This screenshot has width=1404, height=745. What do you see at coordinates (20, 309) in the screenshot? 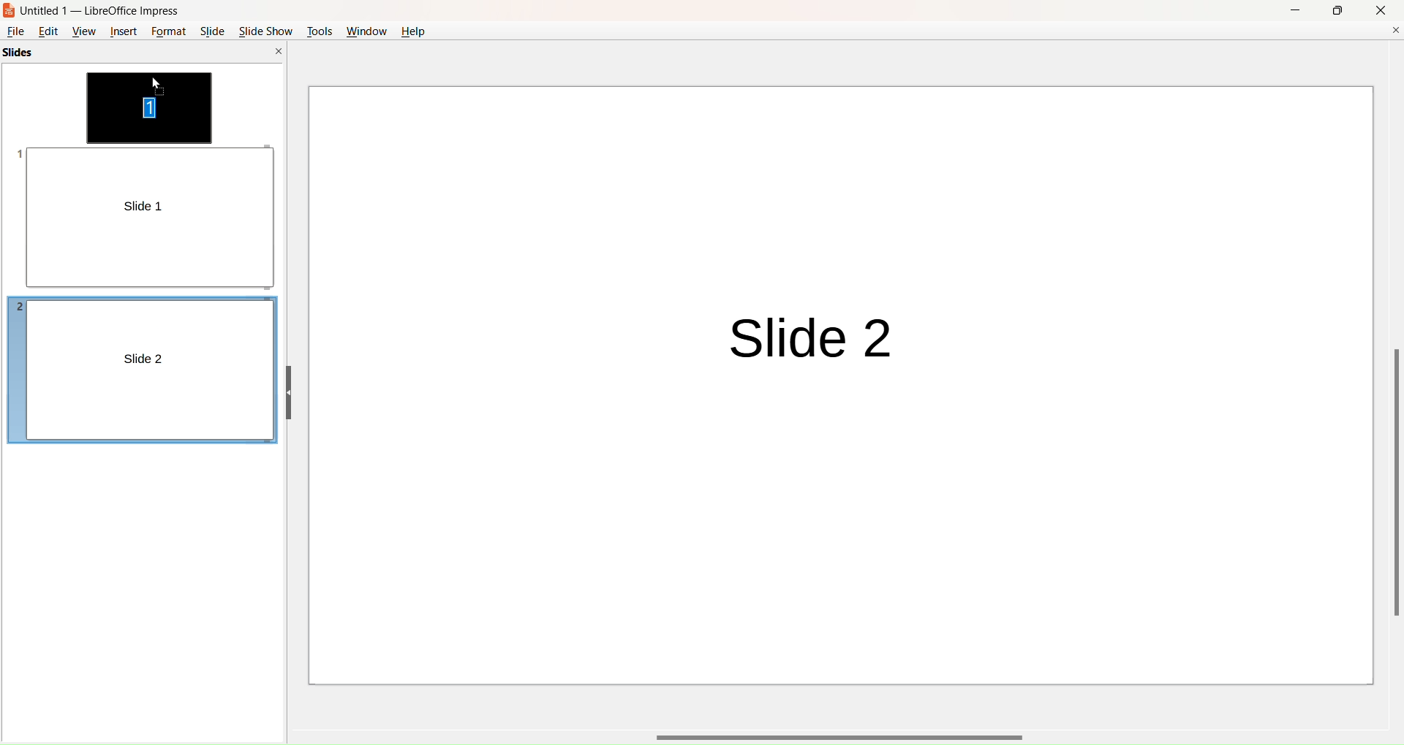
I see `slide number` at bounding box center [20, 309].